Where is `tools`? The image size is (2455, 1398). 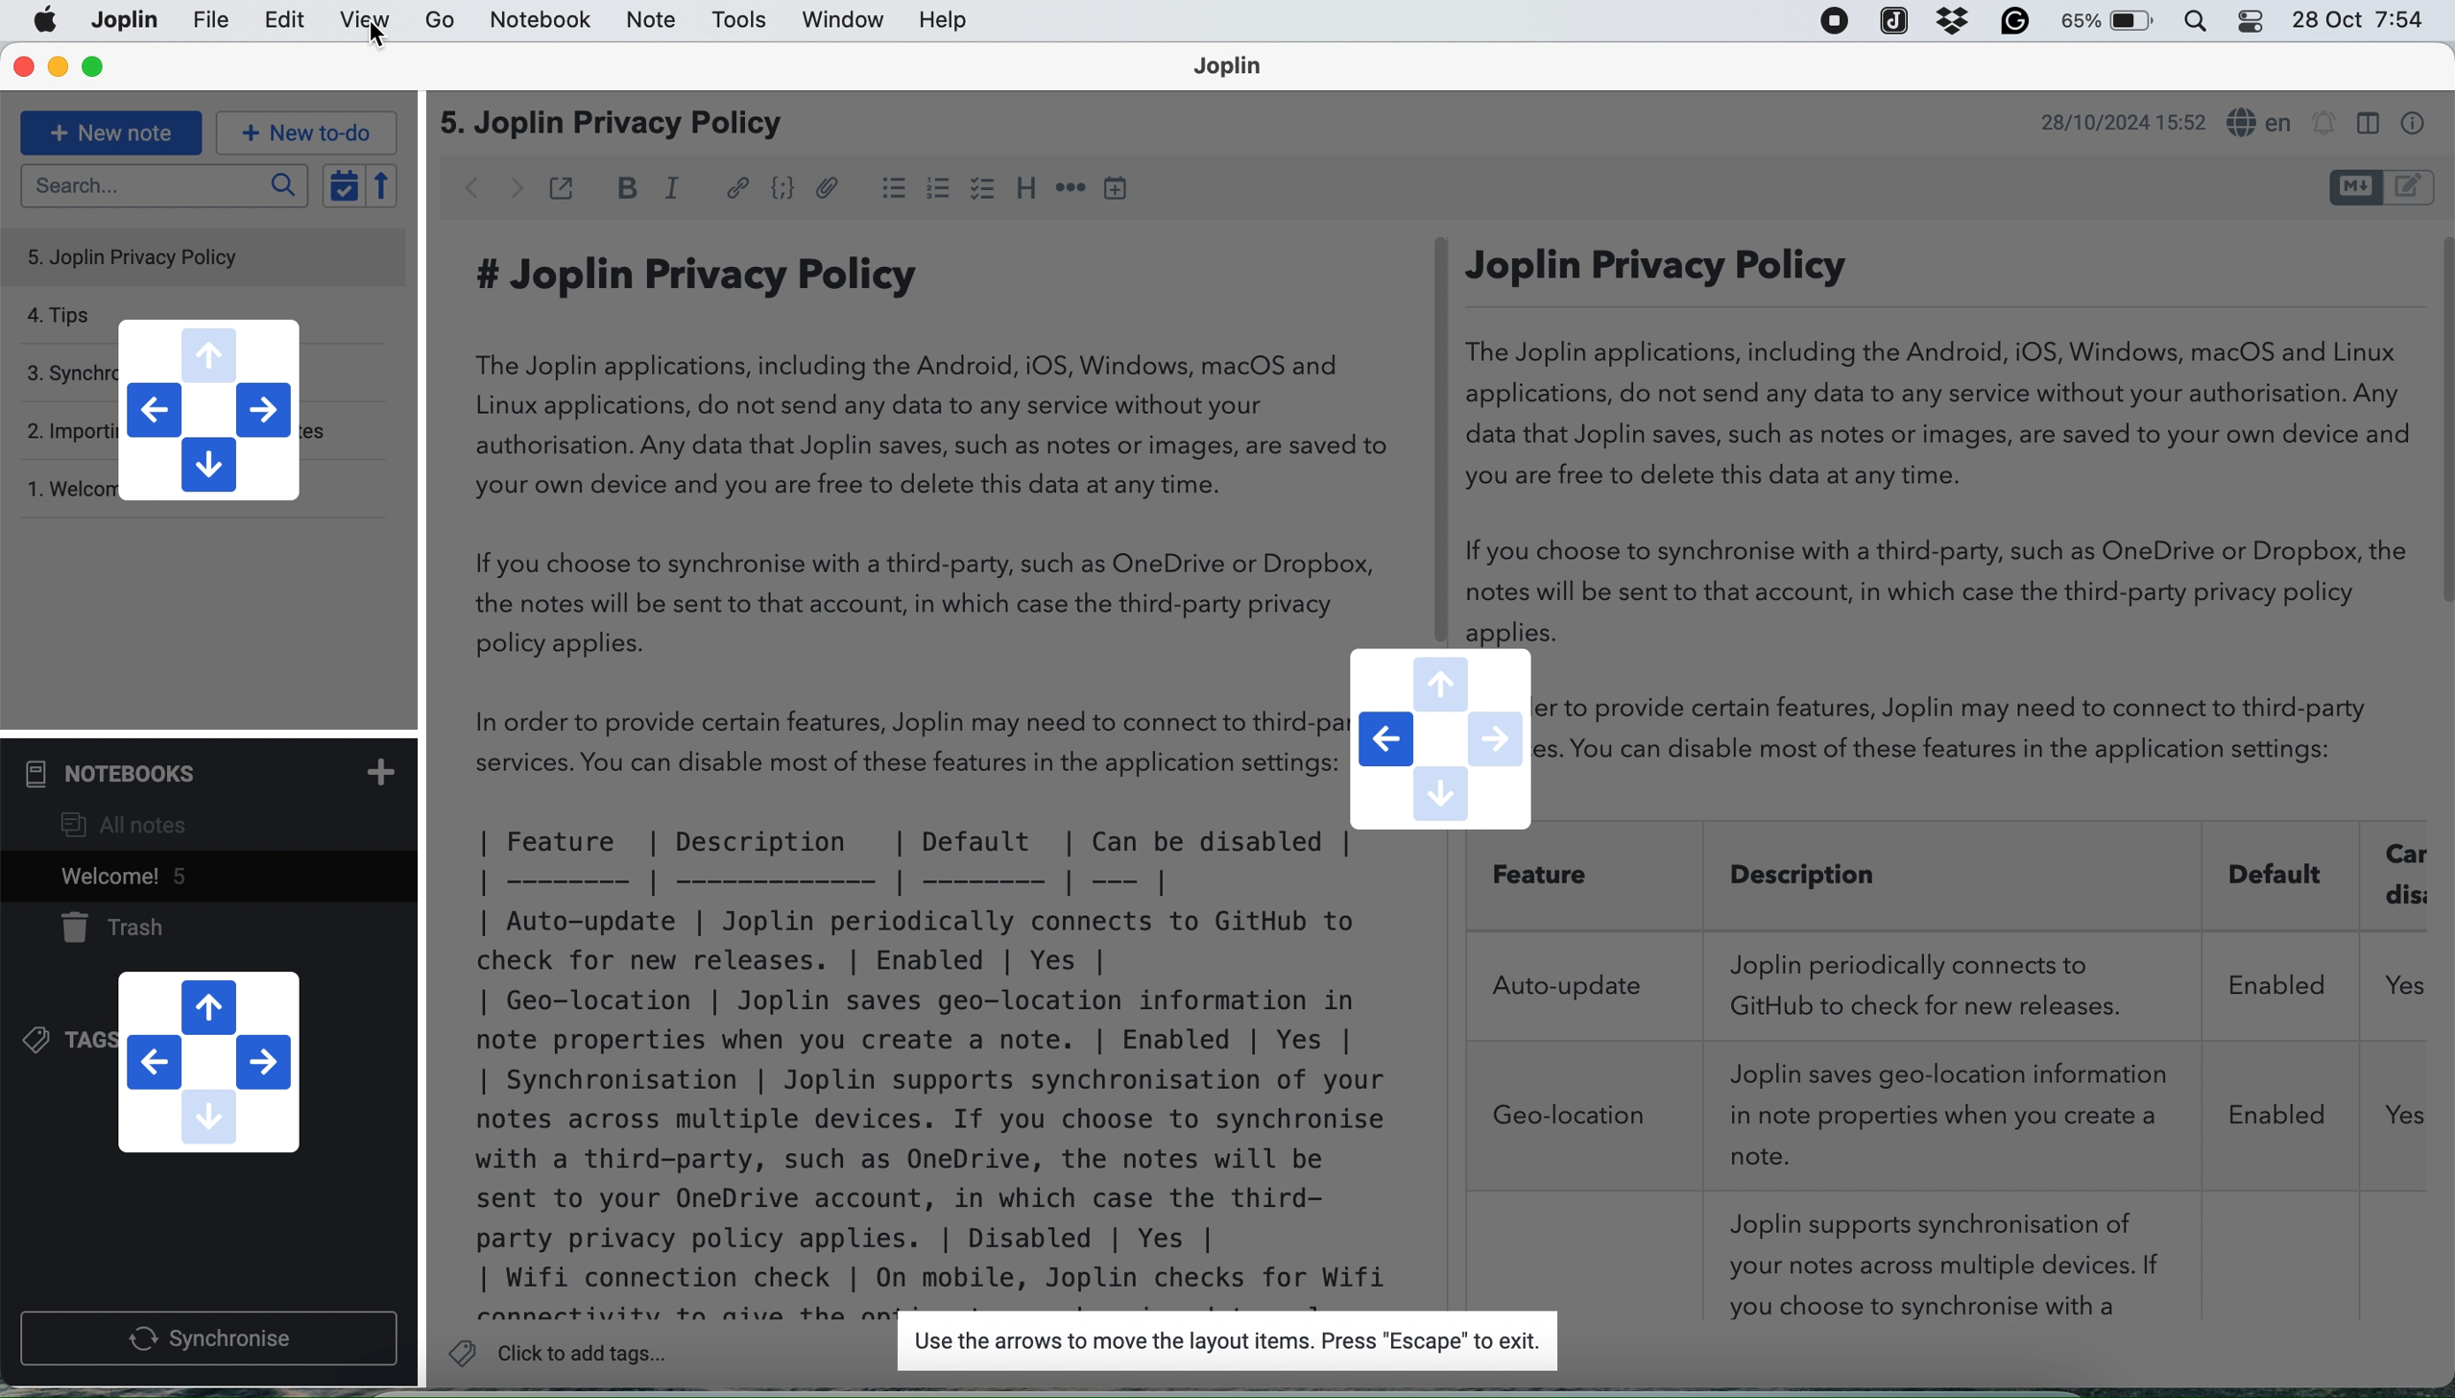 tools is located at coordinates (740, 21).